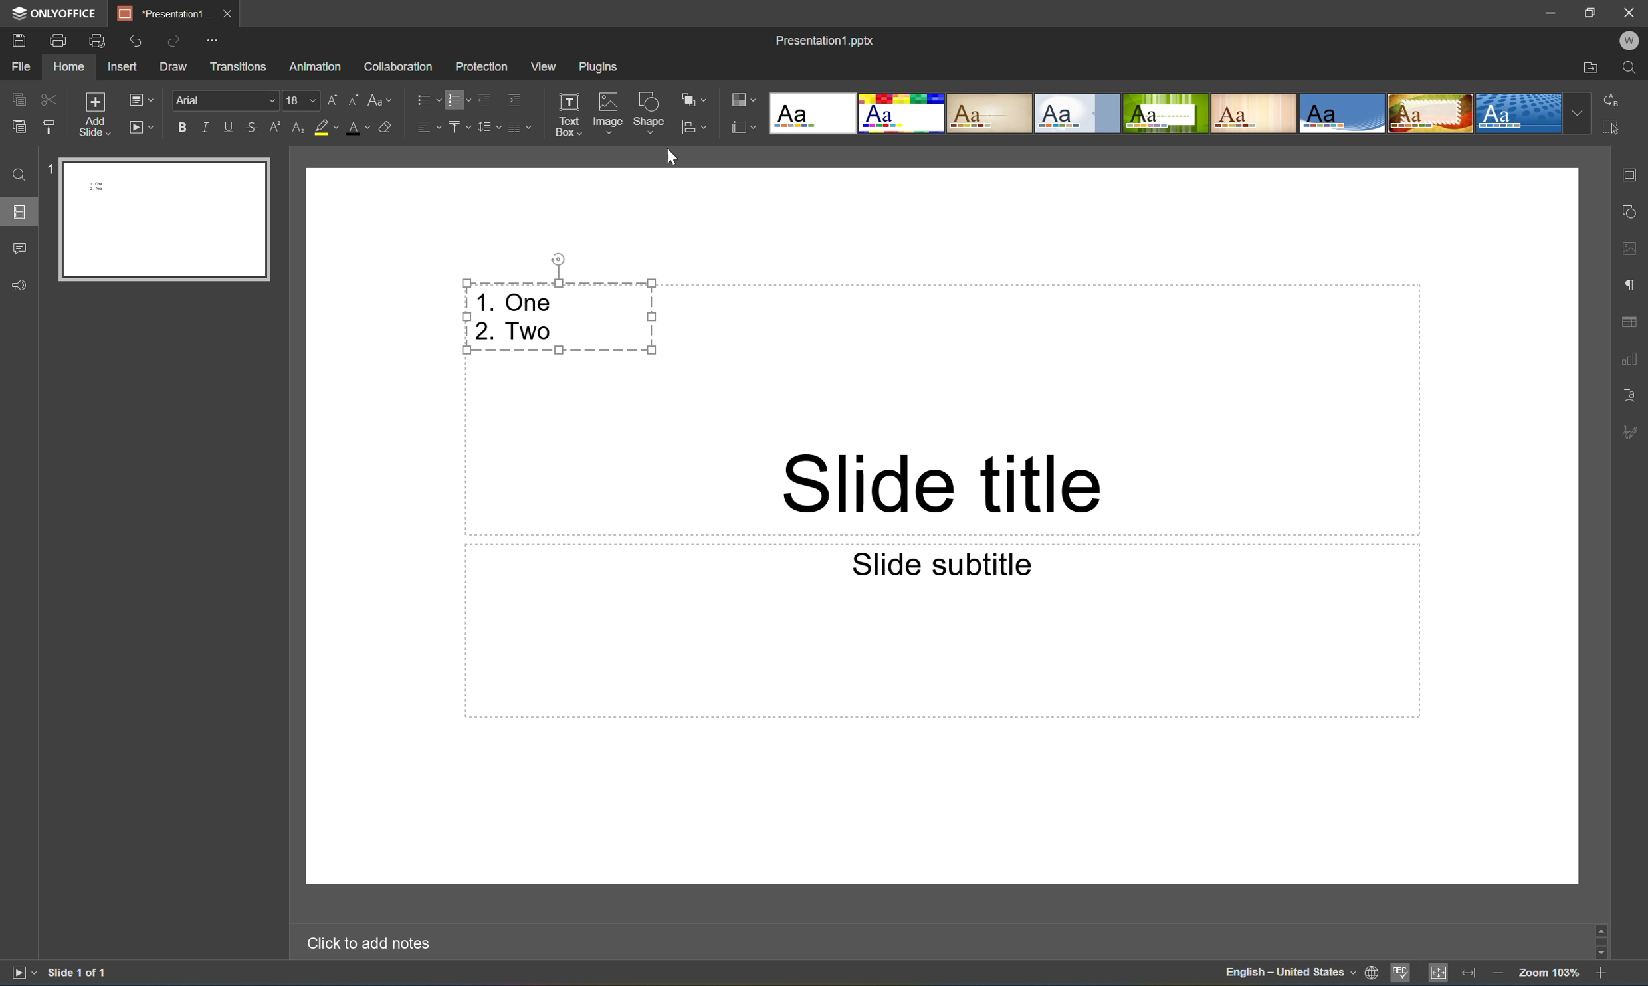 This screenshot has width=1648, height=986. I want to click on Bullets, so click(428, 96).